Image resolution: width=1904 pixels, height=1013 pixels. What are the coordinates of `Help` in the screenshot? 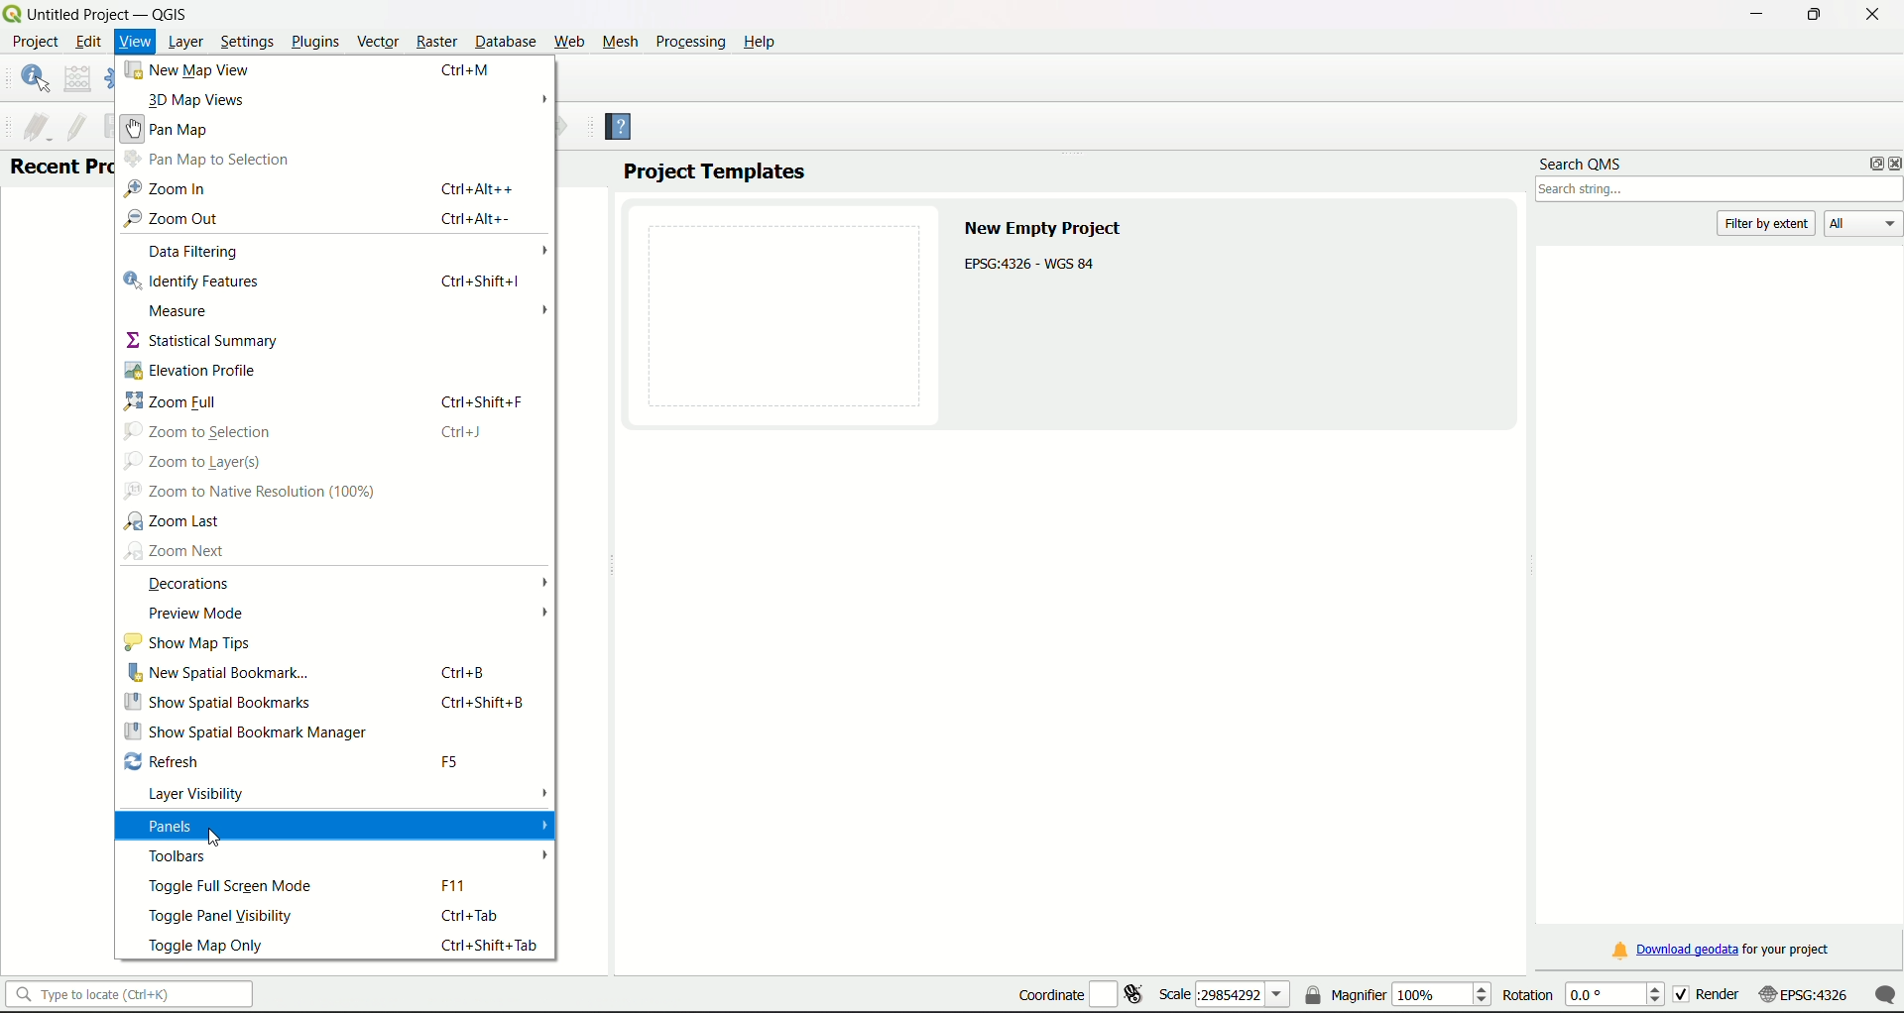 It's located at (760, 42).